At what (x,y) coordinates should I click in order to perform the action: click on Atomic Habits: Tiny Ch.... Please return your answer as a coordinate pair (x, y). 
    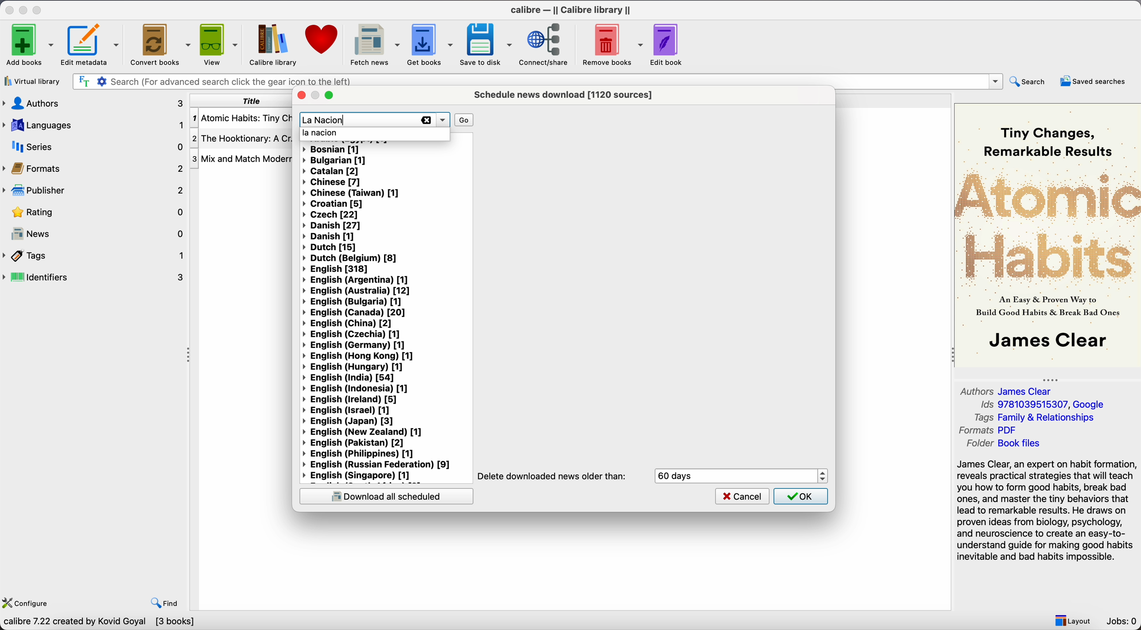
    Looking at the image, I should click on (242, 119).